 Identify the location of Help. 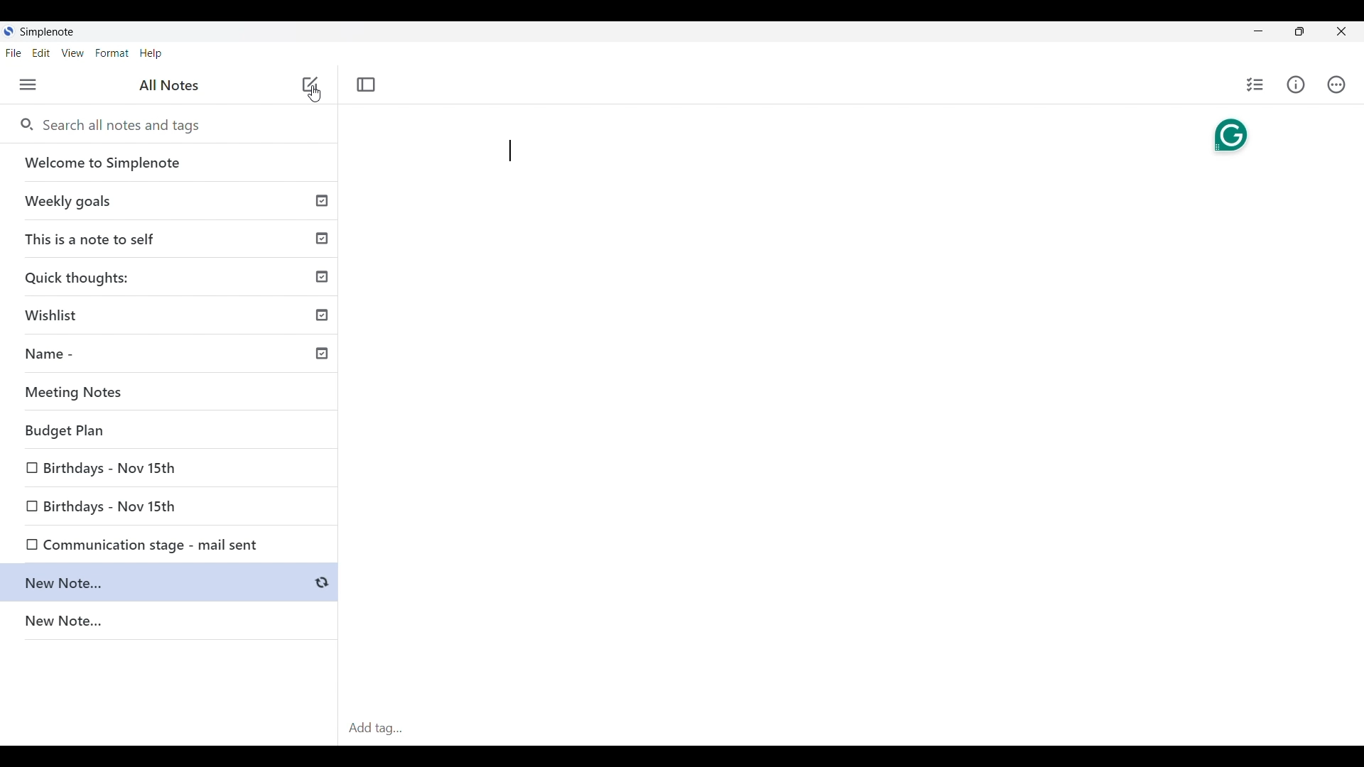
(151, 54).